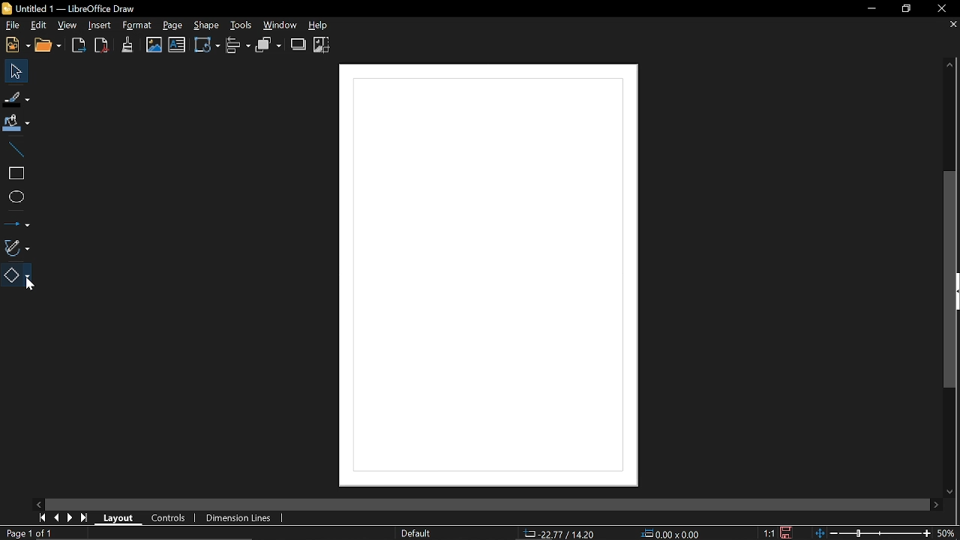 The width and height of the screenshot is (960, 540). What do you see at coordinates (14, 70) in the screenshot?
I see `Select` at bounding box center [14, 70].